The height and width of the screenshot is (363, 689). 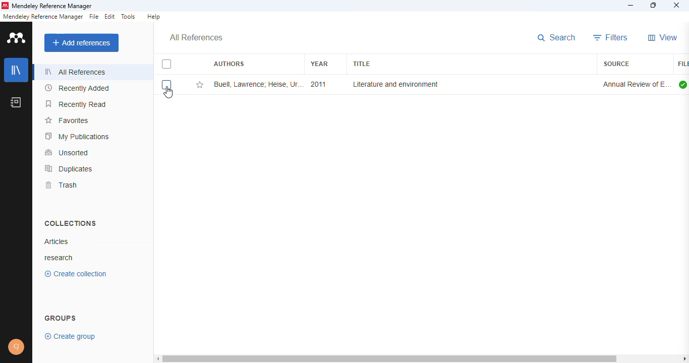 I want to click on select, so click(x=166, y=85).